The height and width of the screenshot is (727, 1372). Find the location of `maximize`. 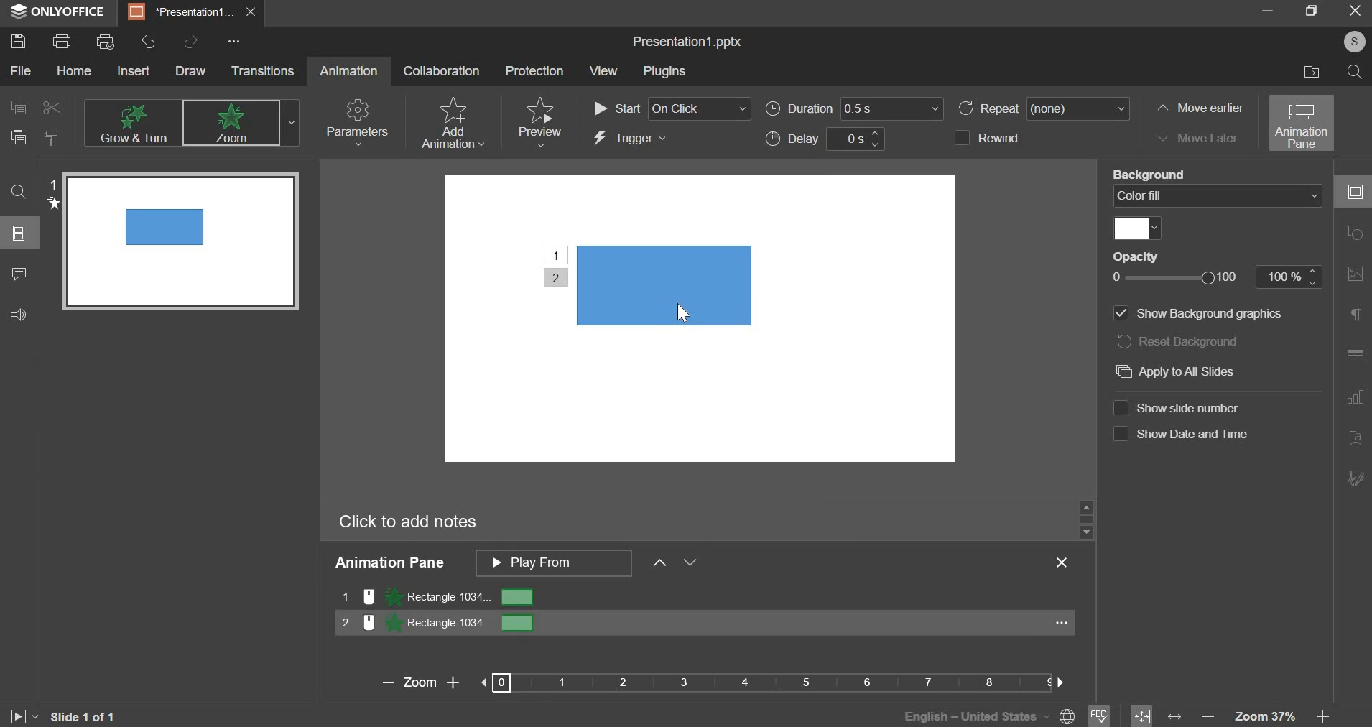

maximize is located at coordinates (1308, 13).